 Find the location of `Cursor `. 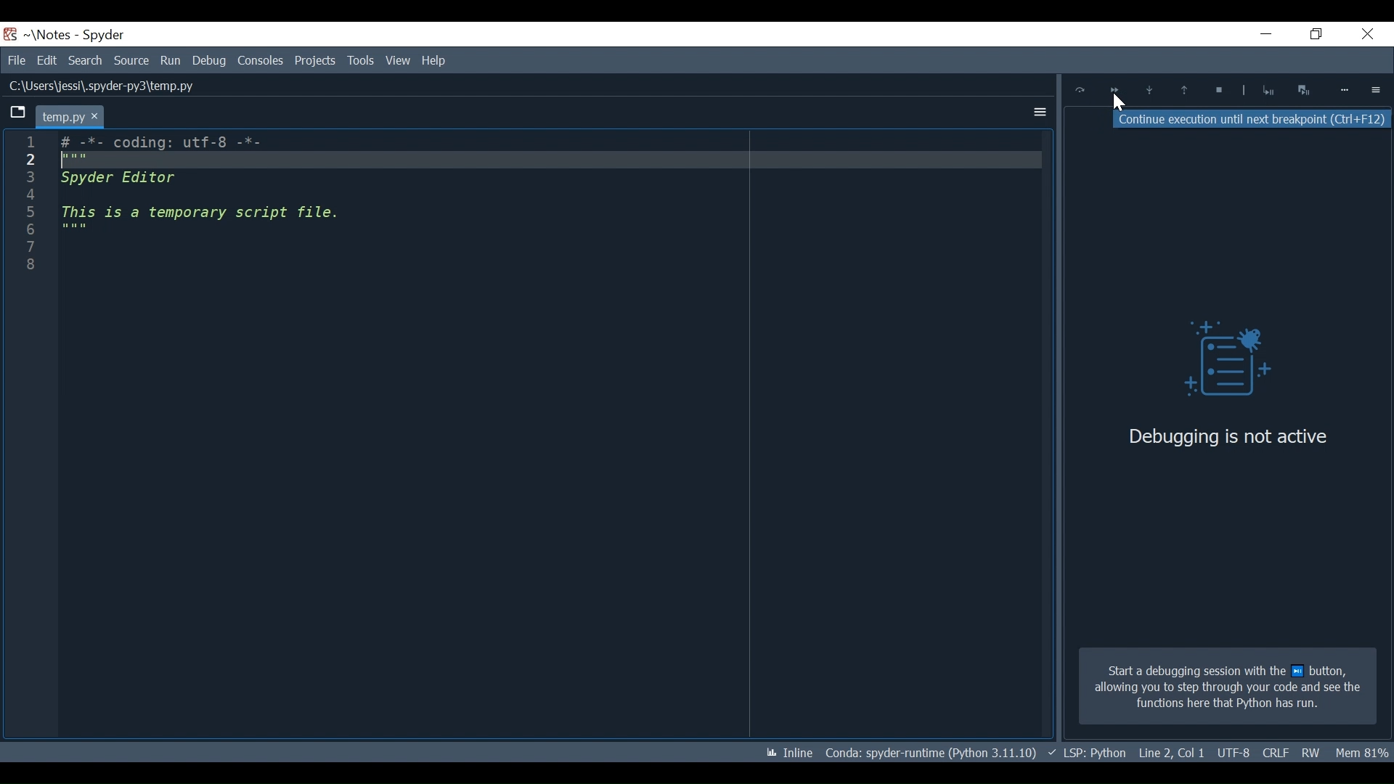

Cursor  is located at coordinates (1118, 103).